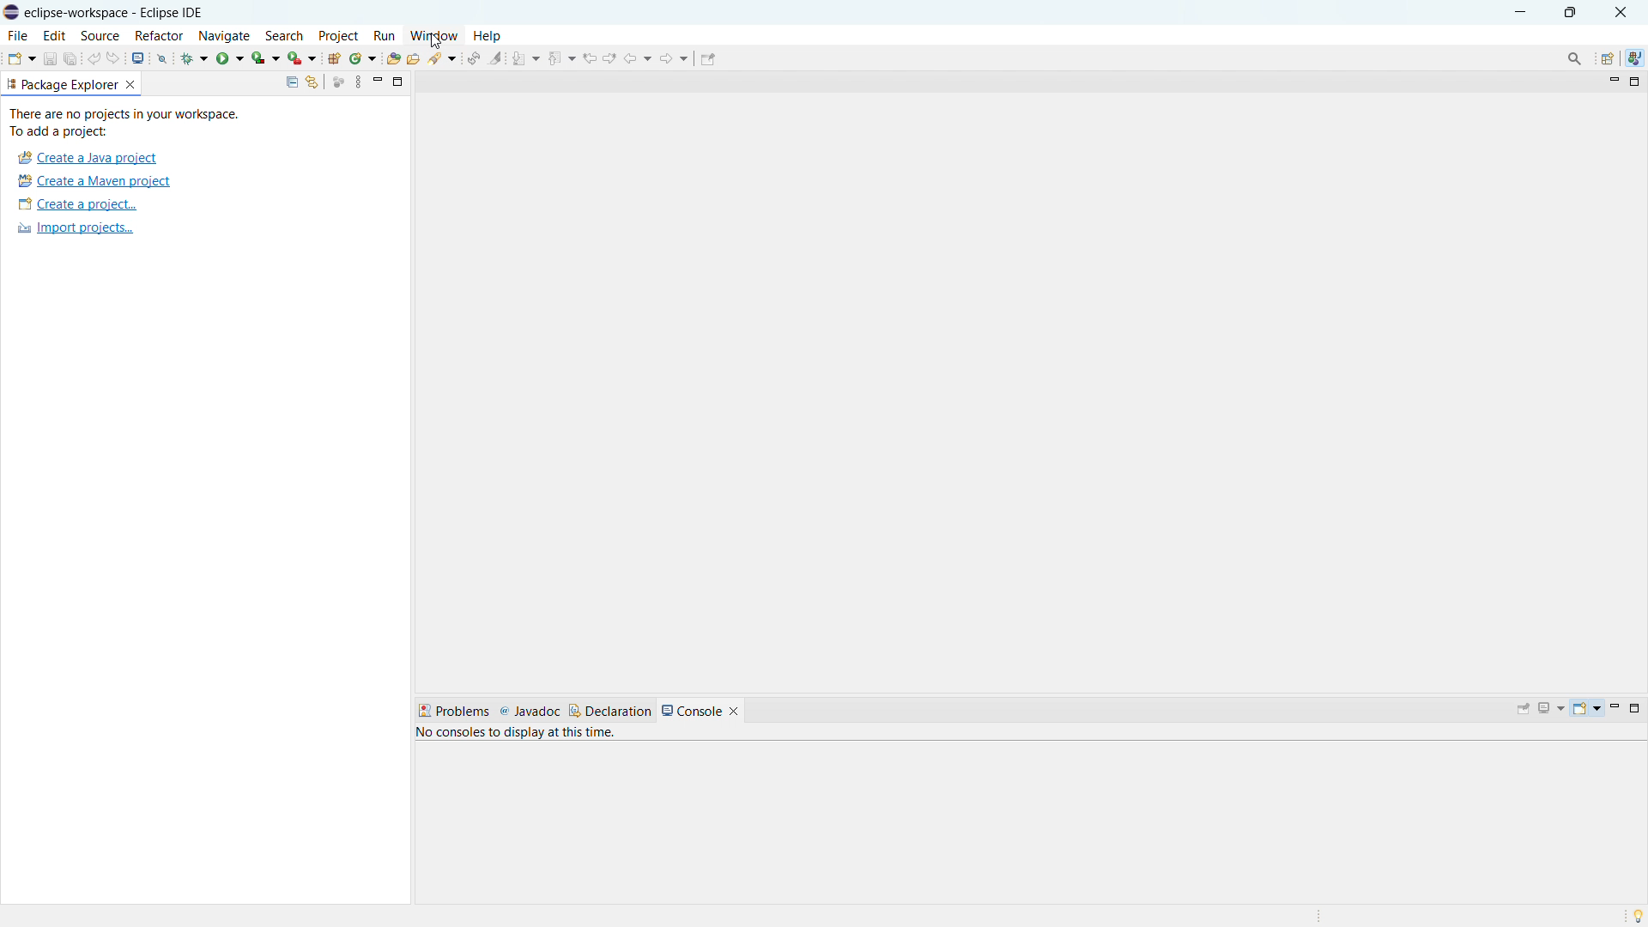 The image size is (1648, 927). What do you see at coordinates (1570, 12) in the screenshot?
I see `maximize` at bounding box center [1570, 12].